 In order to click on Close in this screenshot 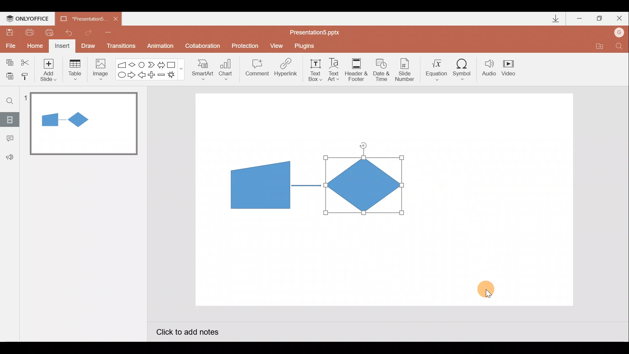, I will do `click(116, 19)`.